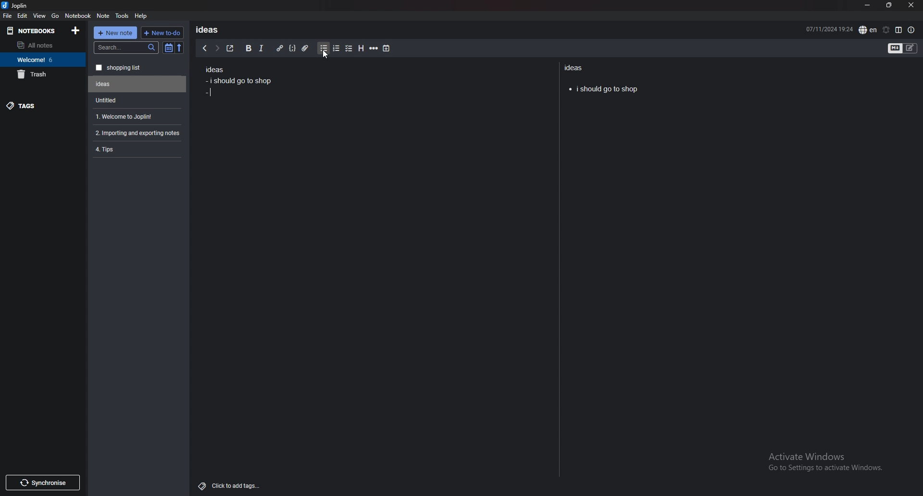 The width and height of the screenshot is (923, 496). I want to click on file, so click(7, 15).